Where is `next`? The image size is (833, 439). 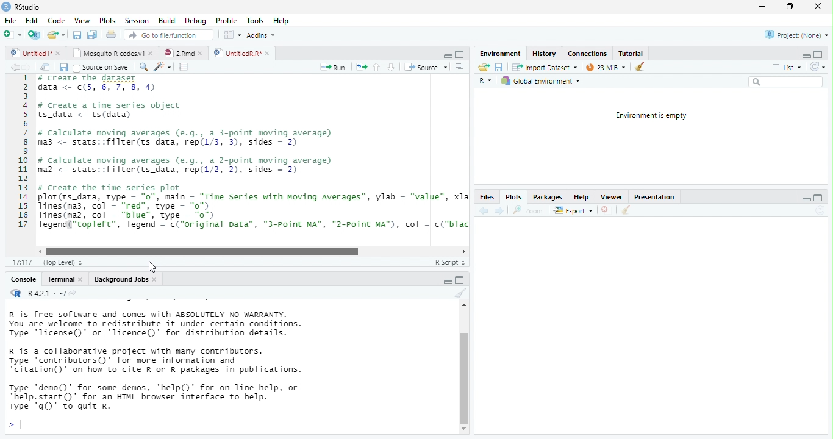
next is located at coordinates (499, 210).